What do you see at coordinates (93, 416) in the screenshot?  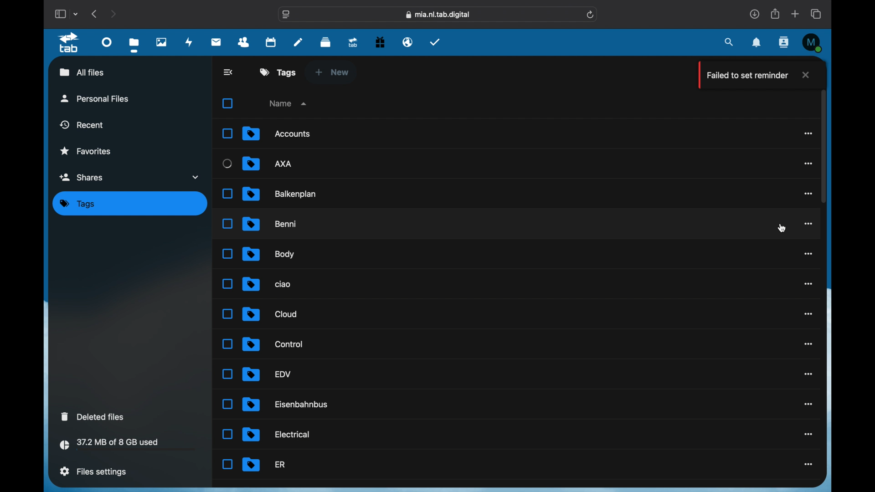 I see `deleted files` at bounding box center [93, 416].